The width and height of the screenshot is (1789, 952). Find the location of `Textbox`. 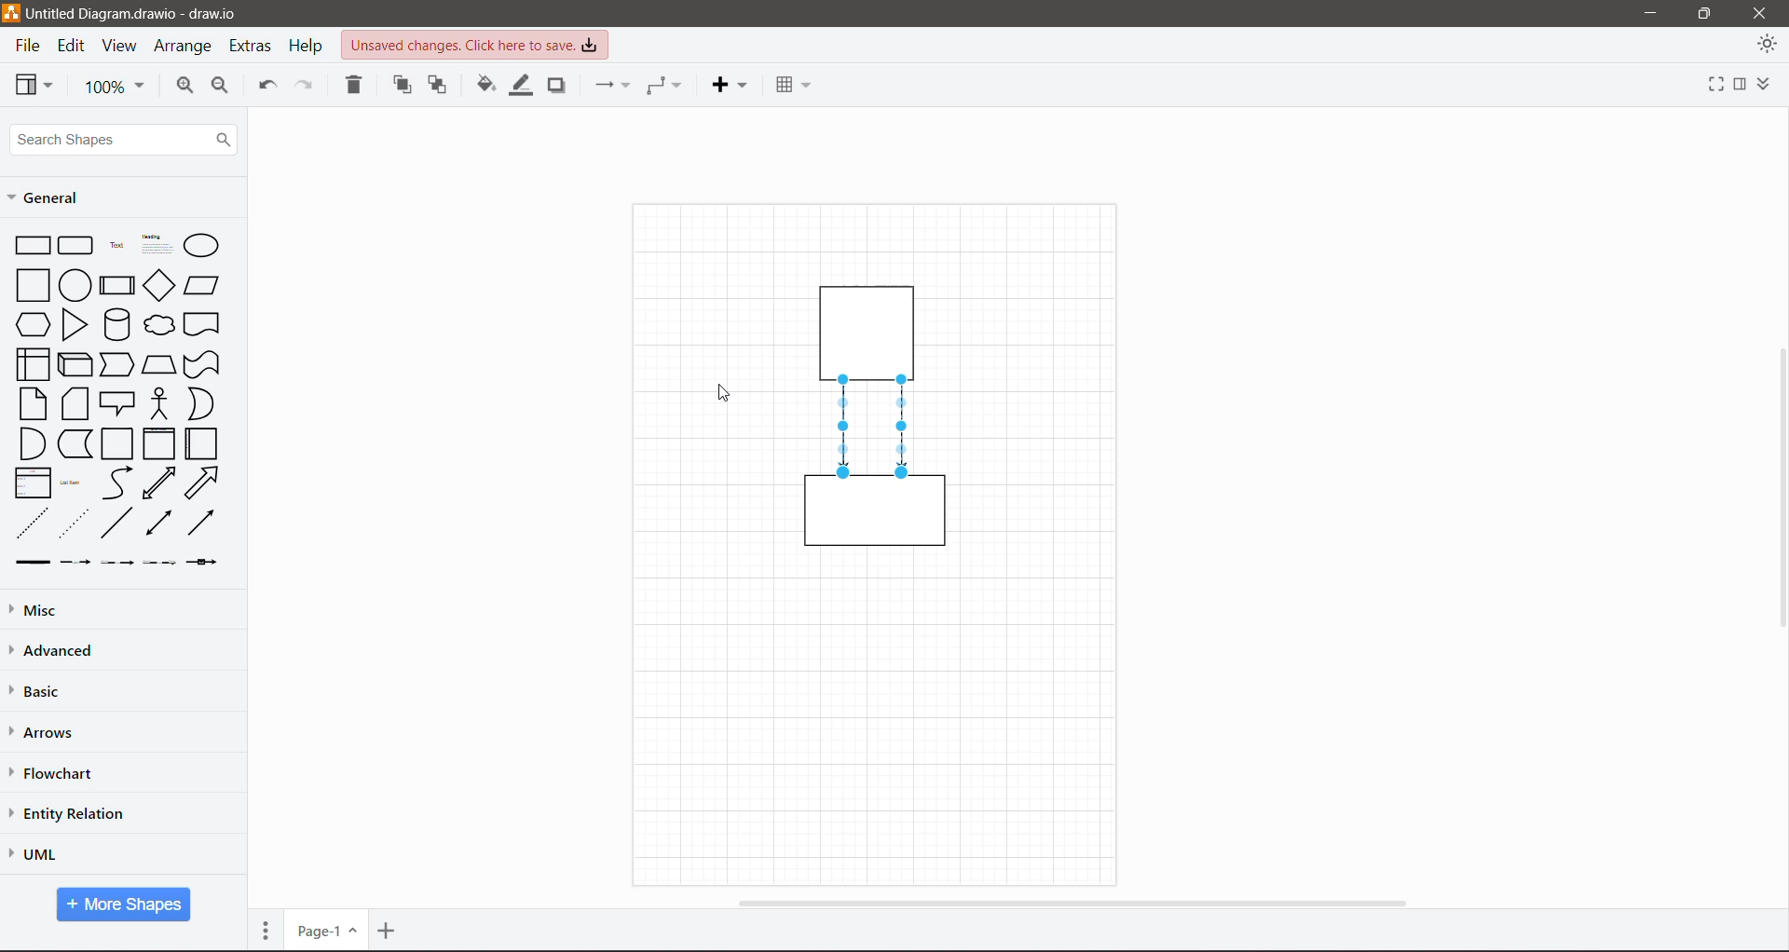

Textbox is located at coordinates (157, 244).